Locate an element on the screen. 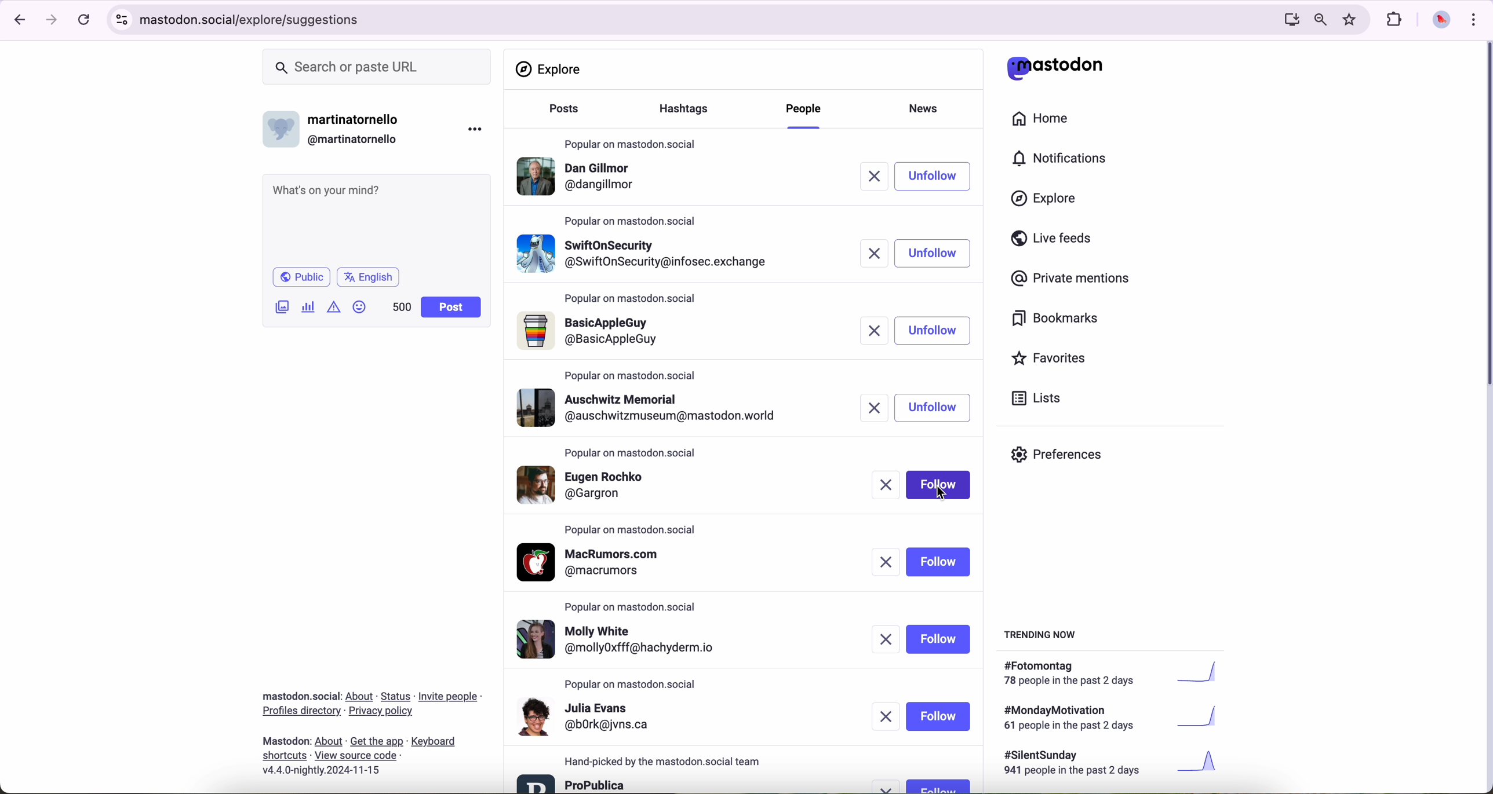  profile is located at coordinates (646, 251).